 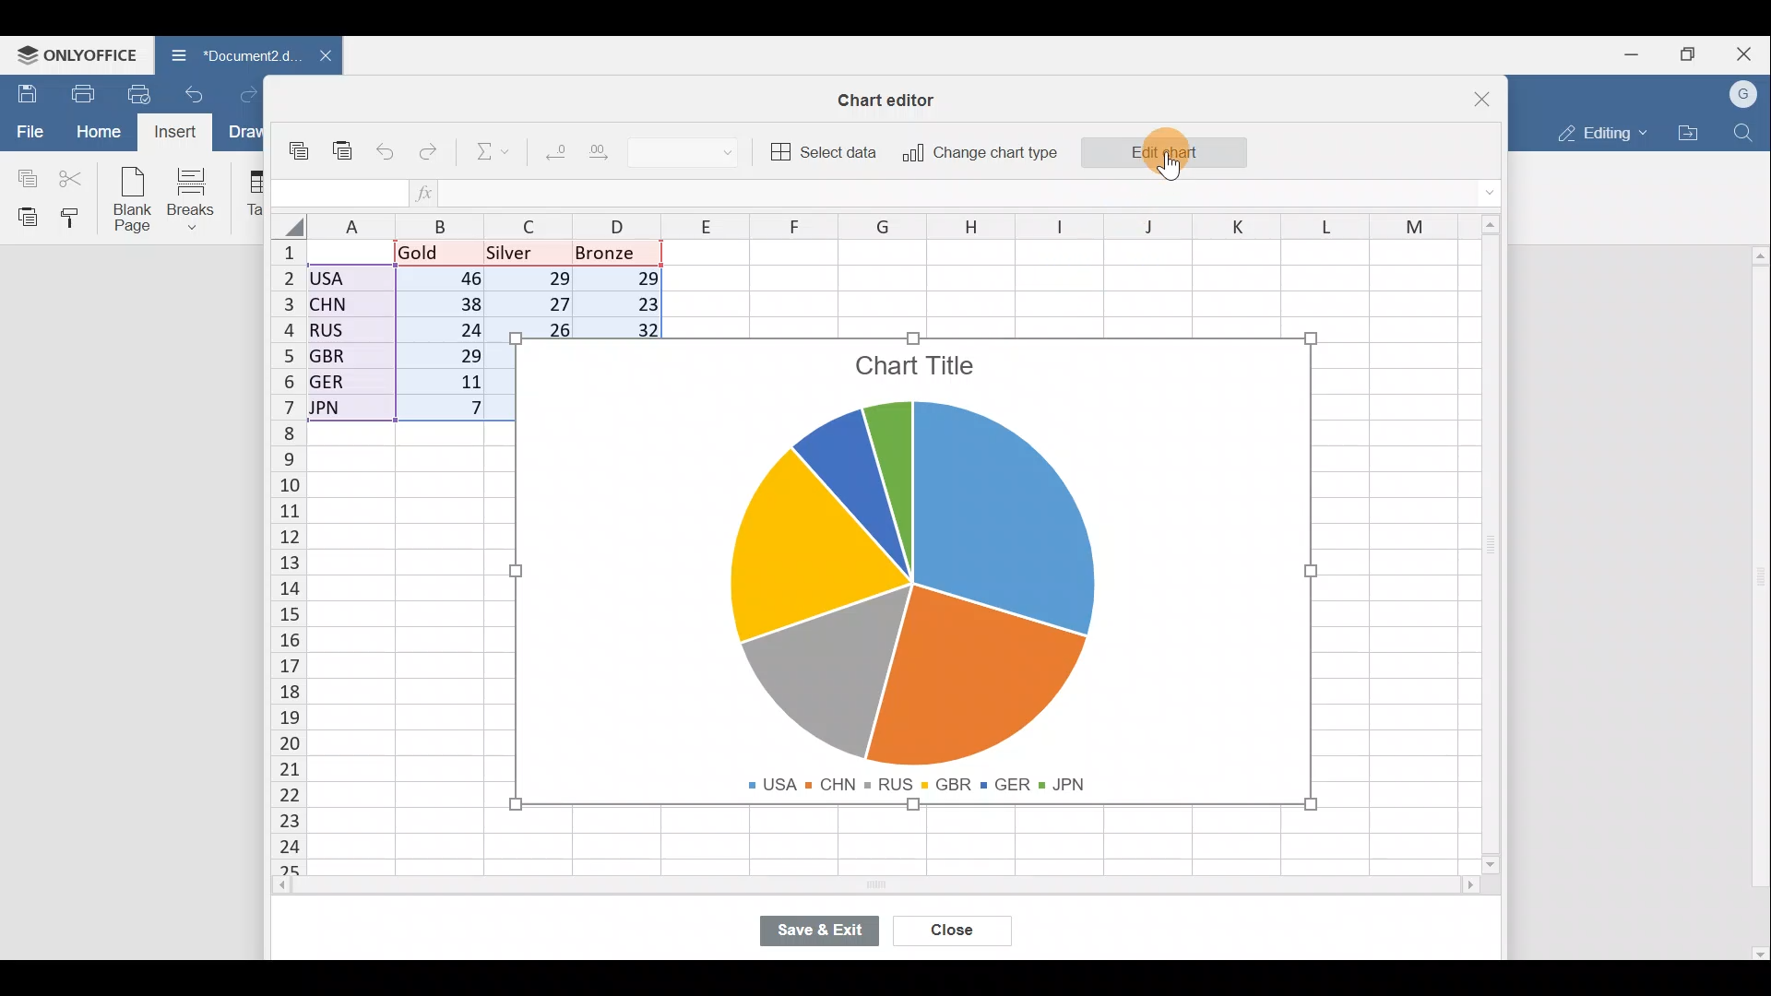 I want to click on Summation, so click(x=494, y=148).